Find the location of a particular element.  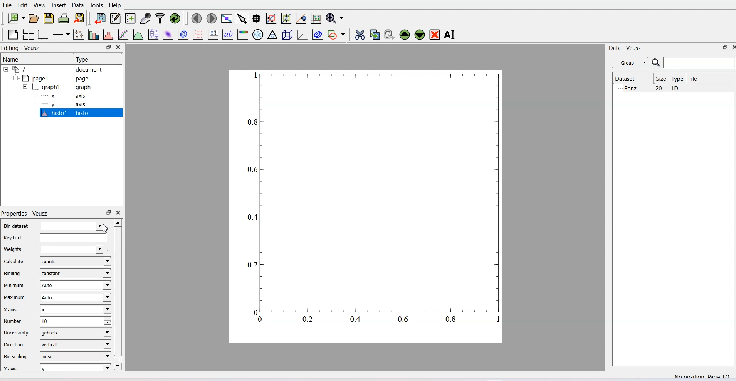

View is located at coordinates (40, 5).